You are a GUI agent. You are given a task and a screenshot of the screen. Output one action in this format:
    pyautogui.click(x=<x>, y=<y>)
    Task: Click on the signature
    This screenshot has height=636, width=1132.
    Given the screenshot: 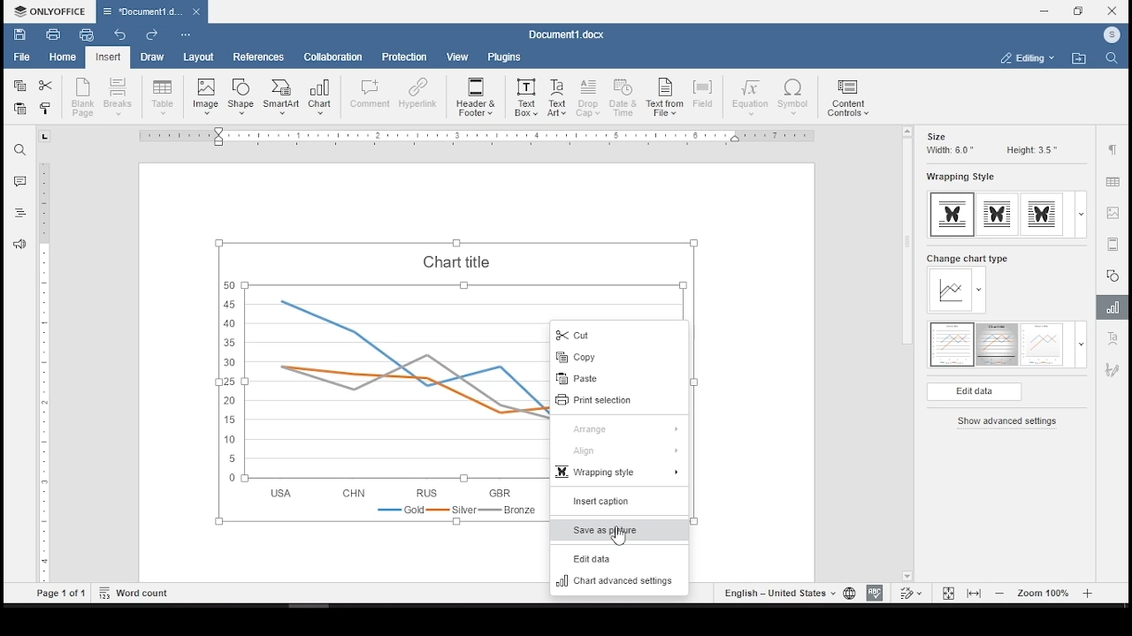 What is the action you would take?
    pyautogui.click(x=1114, y=369)
    